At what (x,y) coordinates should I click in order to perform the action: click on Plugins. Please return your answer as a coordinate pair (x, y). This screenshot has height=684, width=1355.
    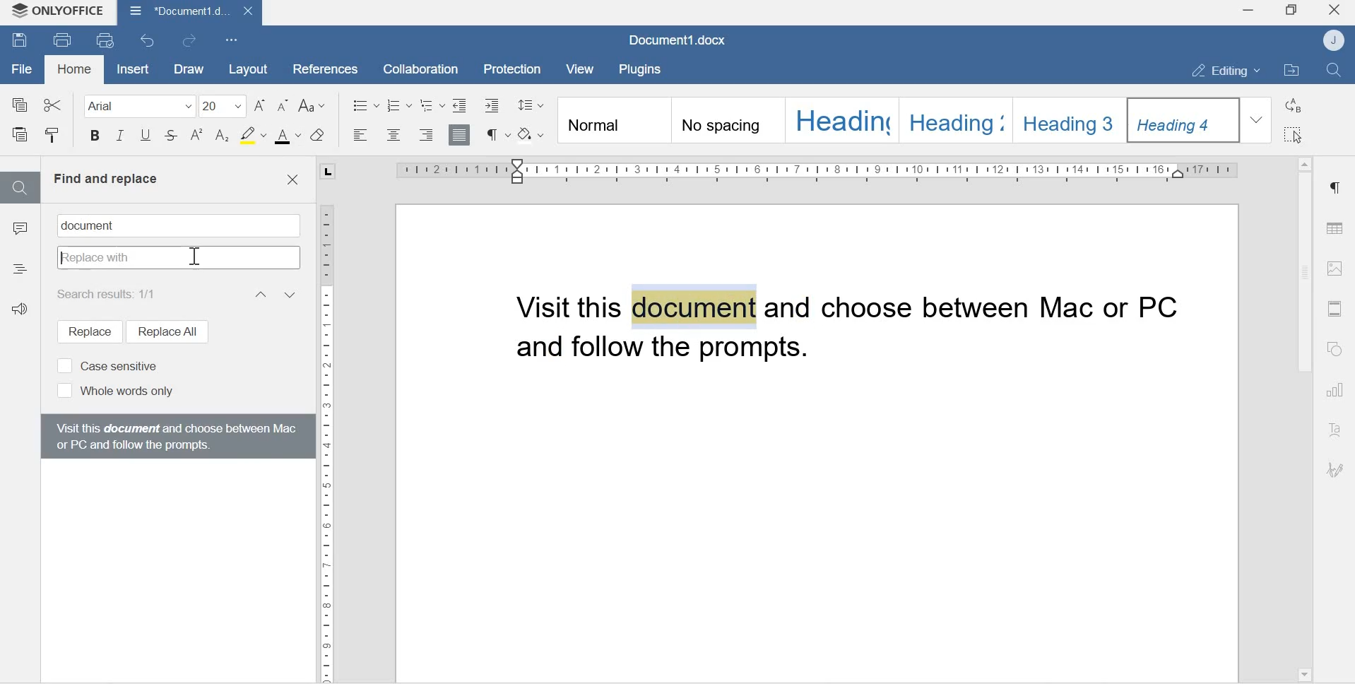
    Looking at the image, I should click on (644, 68).